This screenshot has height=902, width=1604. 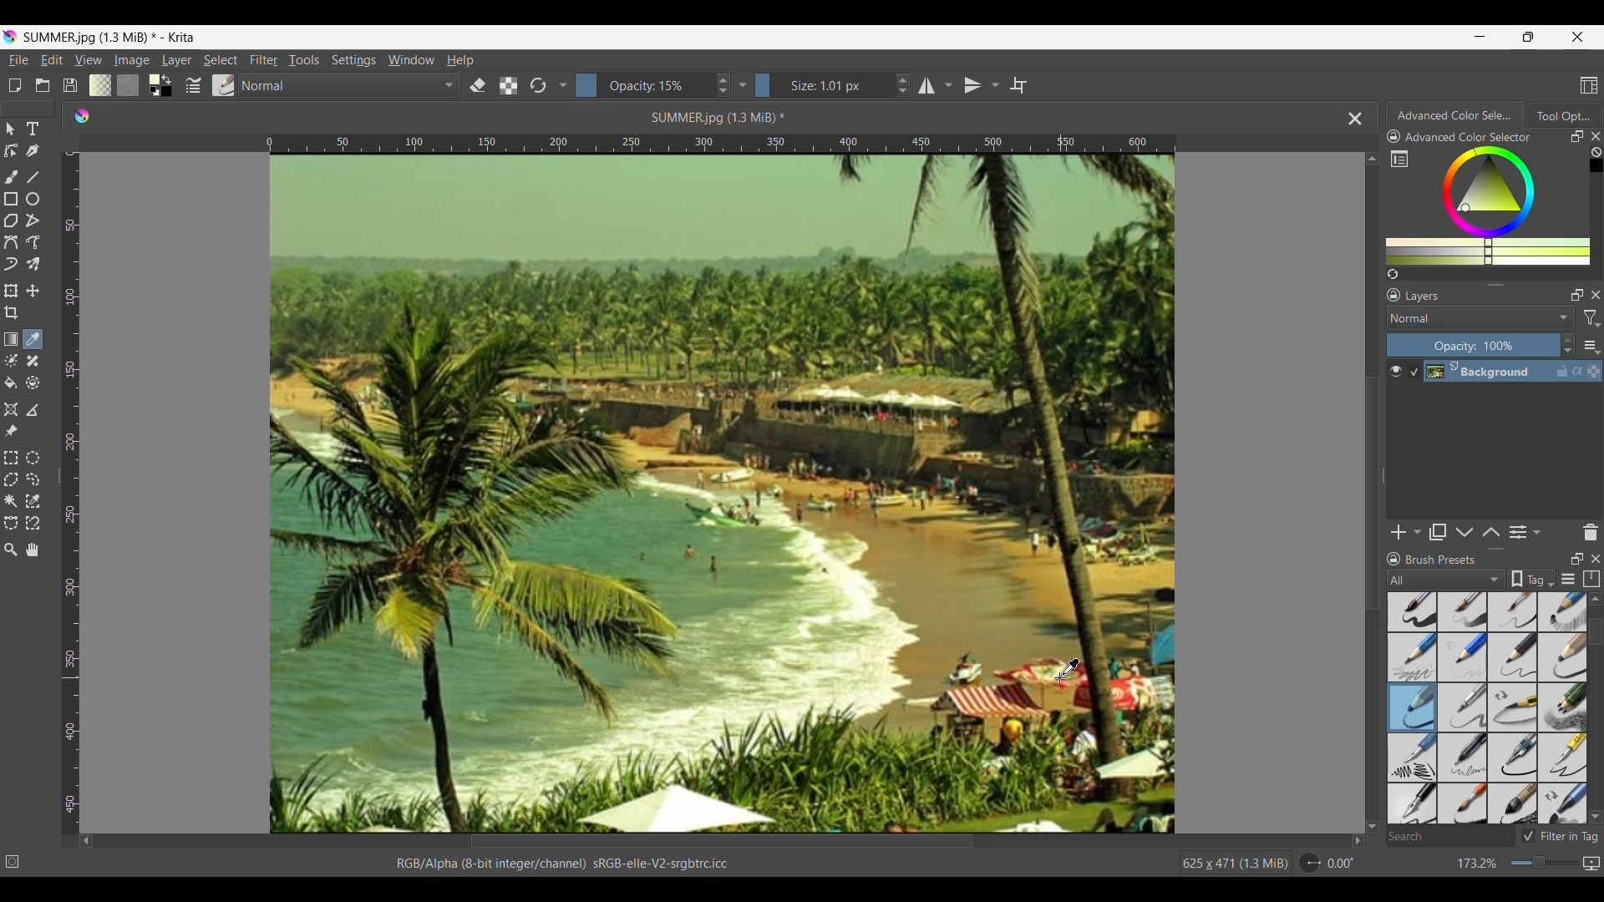 What do you see at coordinates (1487, 708) in the screenshot?
I see `Brush options` at bounding box center [1487, 708].